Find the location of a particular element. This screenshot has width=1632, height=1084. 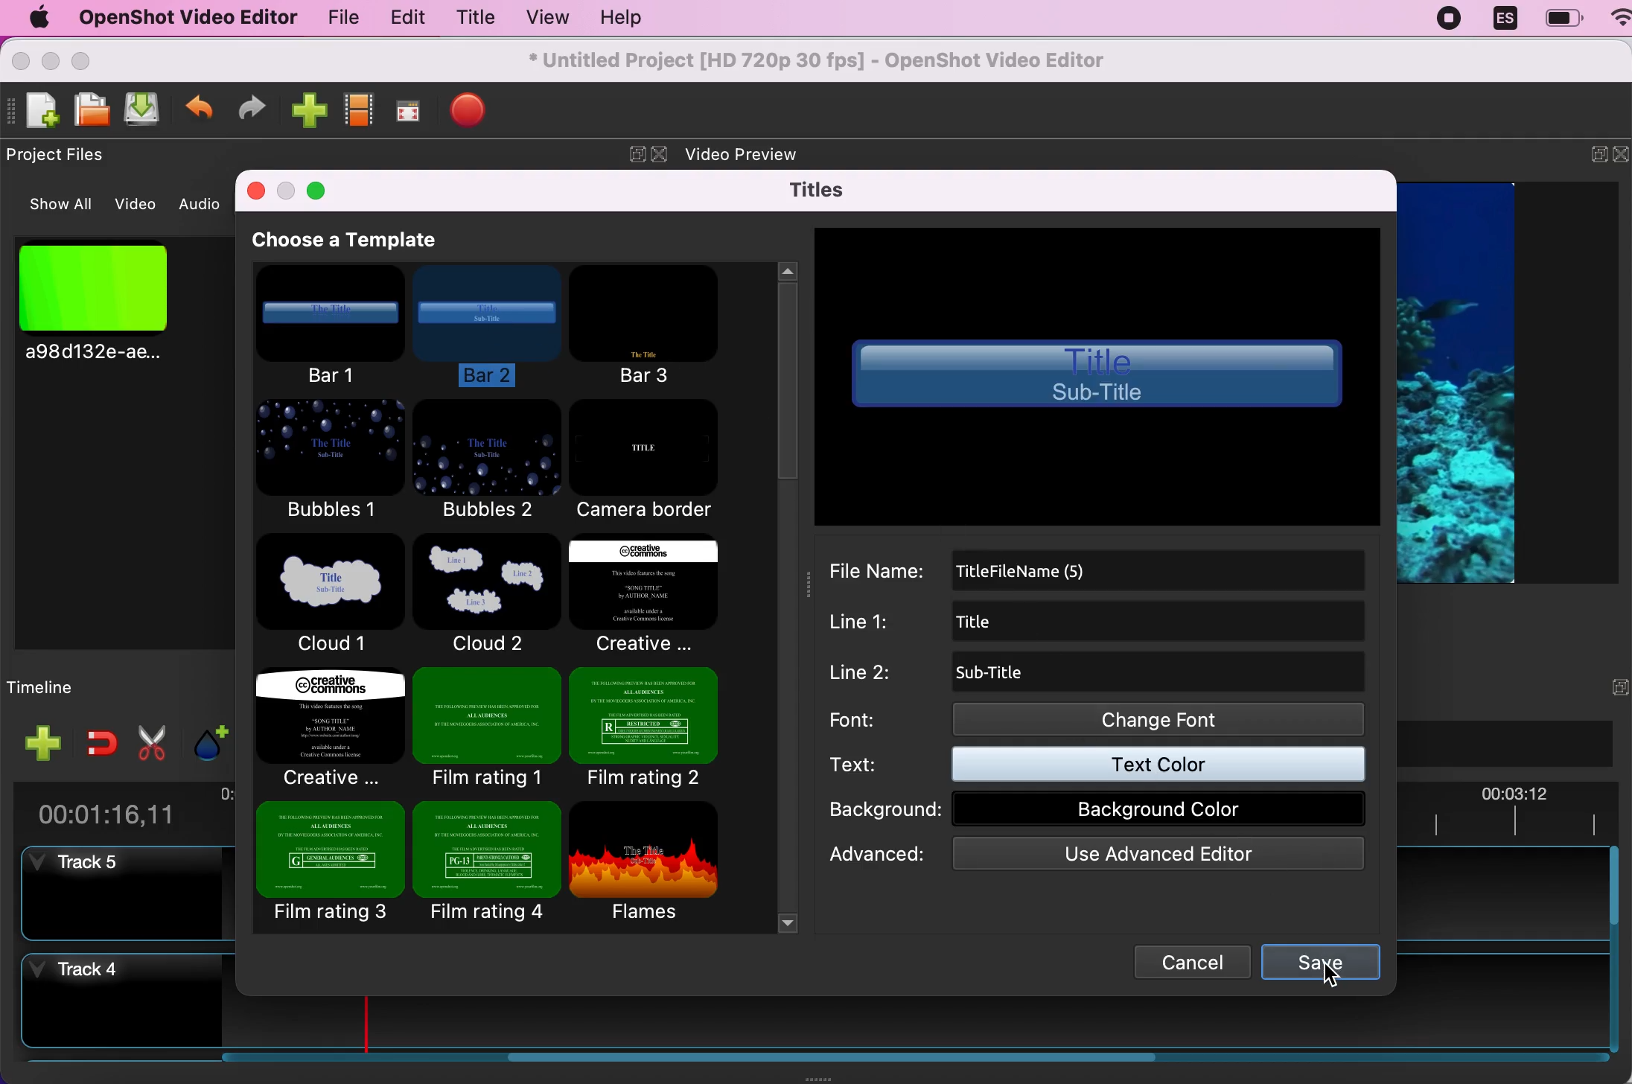

audio is located at coordinates (201, 204).